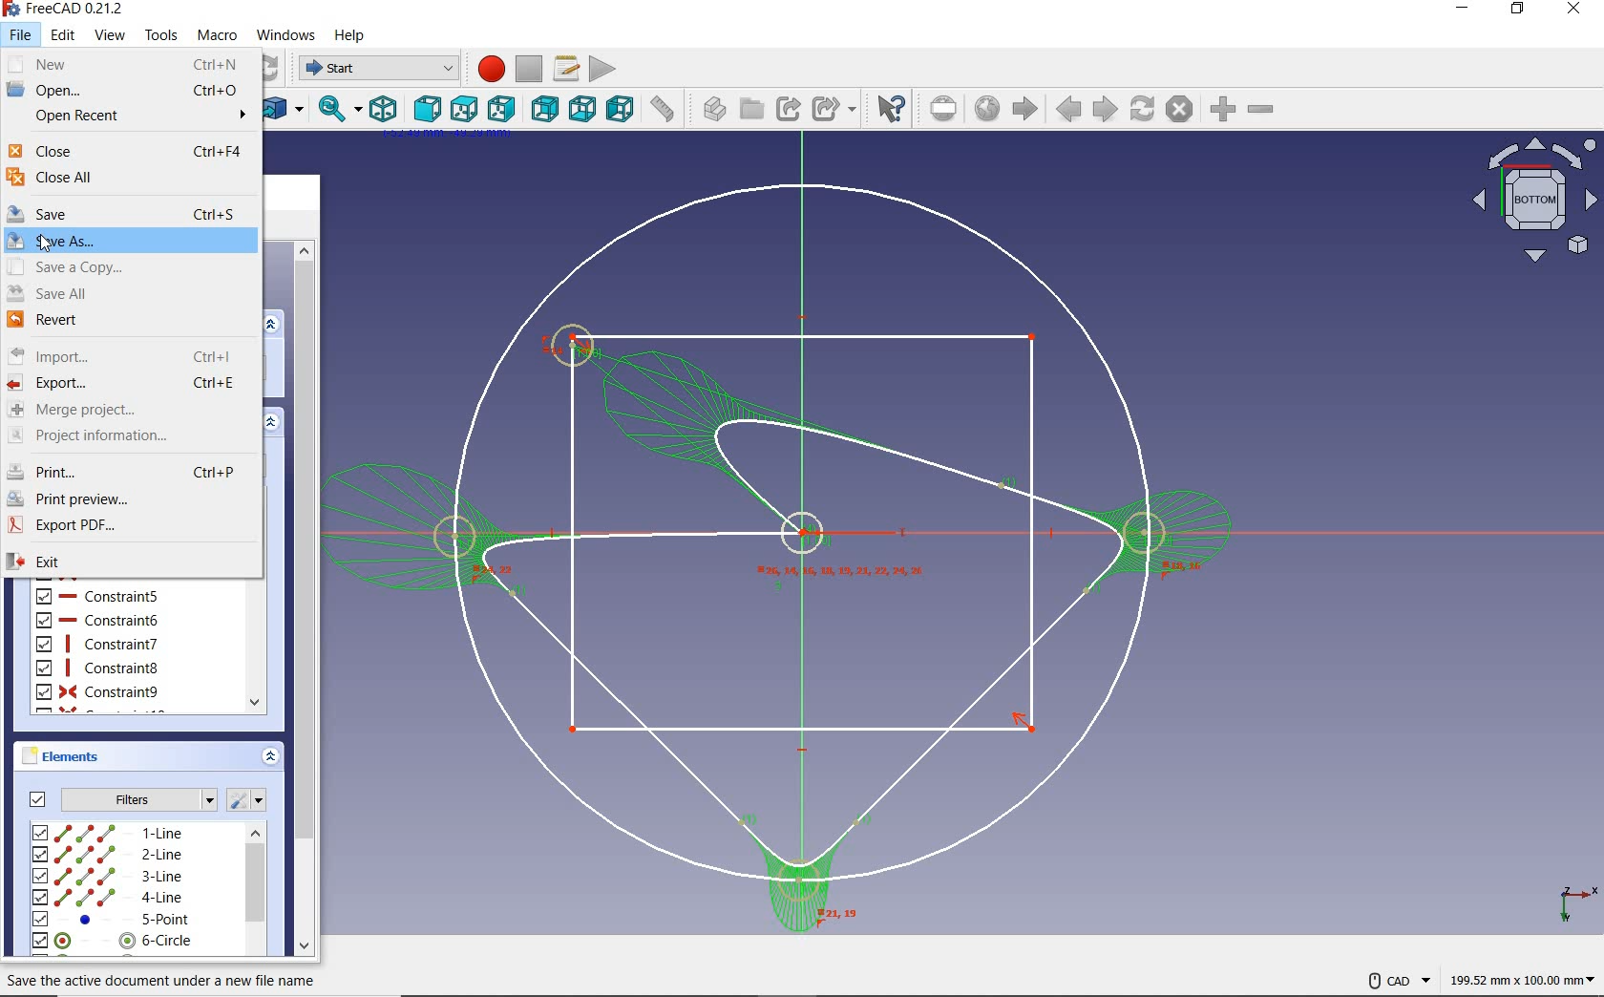 This screenshot has width=1604, height=997. What do you see at coordinates (161, 980) in the screenshot?
I see `save the active document under a new file name` at bounding box center [161, 980].